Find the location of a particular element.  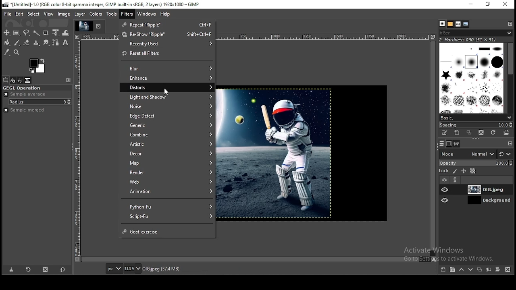

crop is located at coordinates (46, 33).